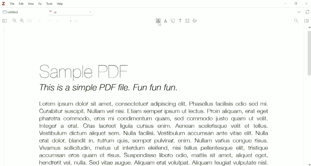 The image size is (311, 166). I want to click on Zoom In, so click(22, 21).